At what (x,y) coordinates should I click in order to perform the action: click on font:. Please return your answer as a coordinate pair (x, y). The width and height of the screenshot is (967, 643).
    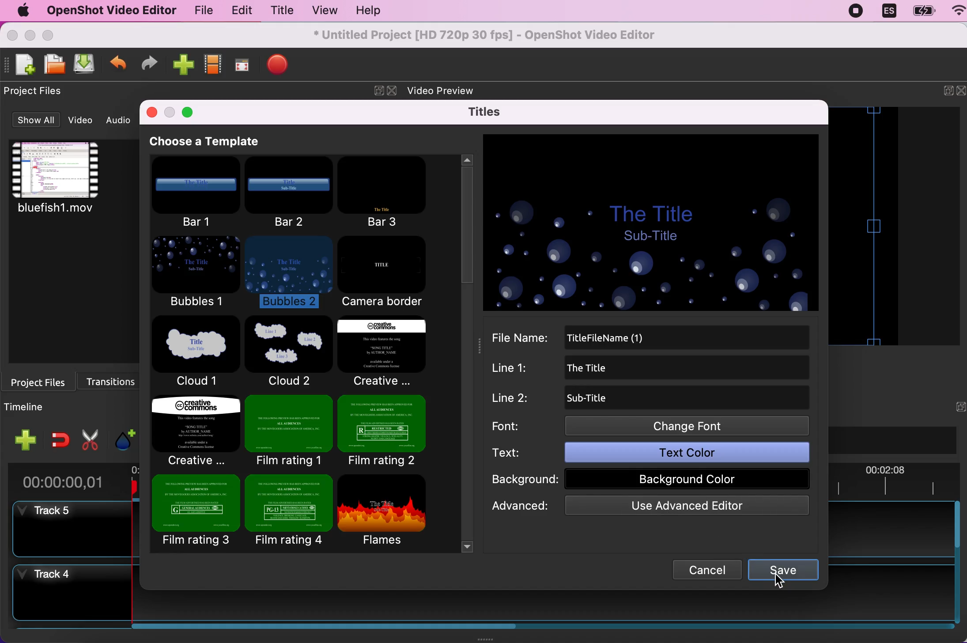
    Looking at the image, I should click on (518, 425).